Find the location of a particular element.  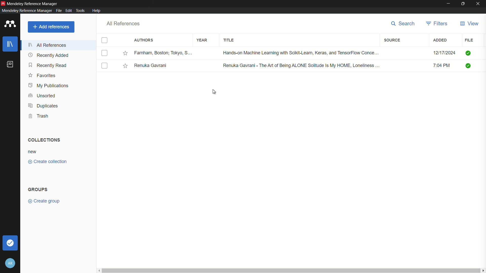

create group is located at coordinates (44, 201).